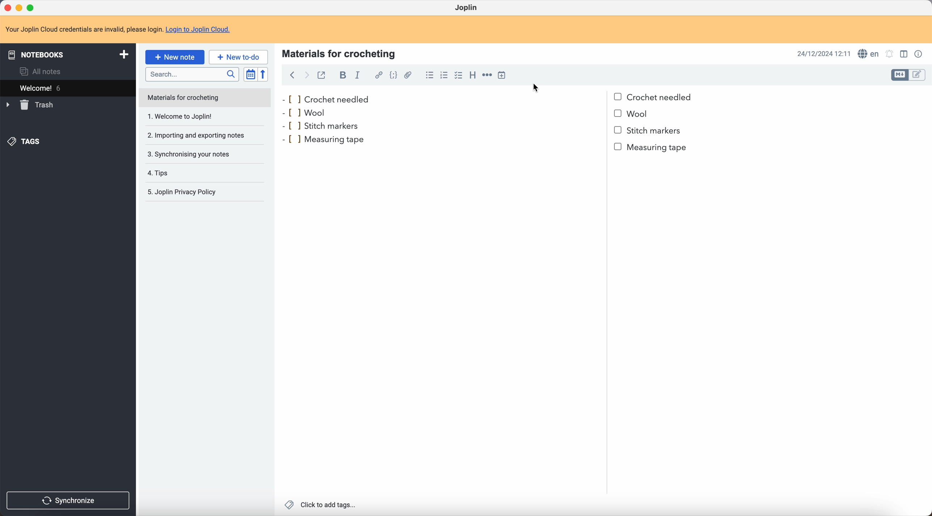  Describe the element at coordinates (410, 75) in the screenshot. I see `attach file` at that location.